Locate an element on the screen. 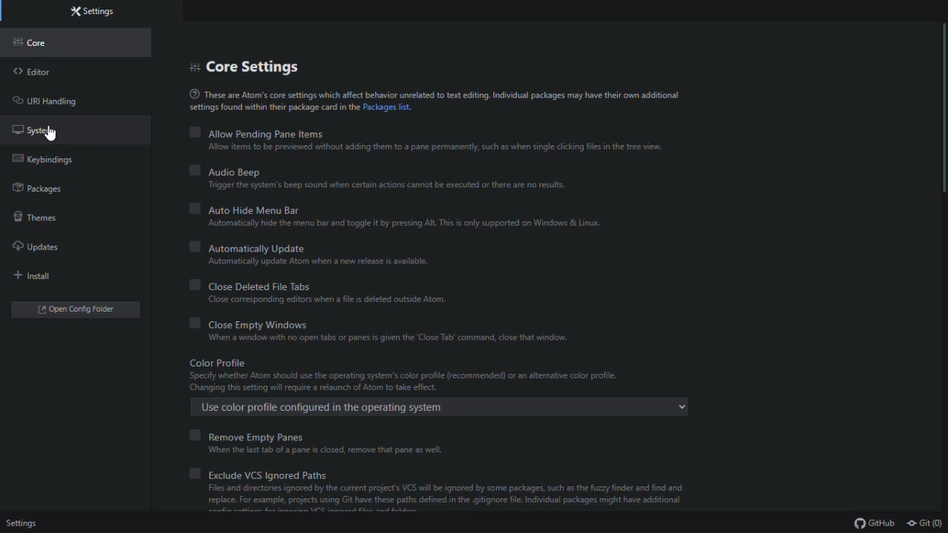 The width and height of the screenshot is (948, 533). When the last tab of a pane is closed, remove that pane as well. is located at coordinates (314, 451).